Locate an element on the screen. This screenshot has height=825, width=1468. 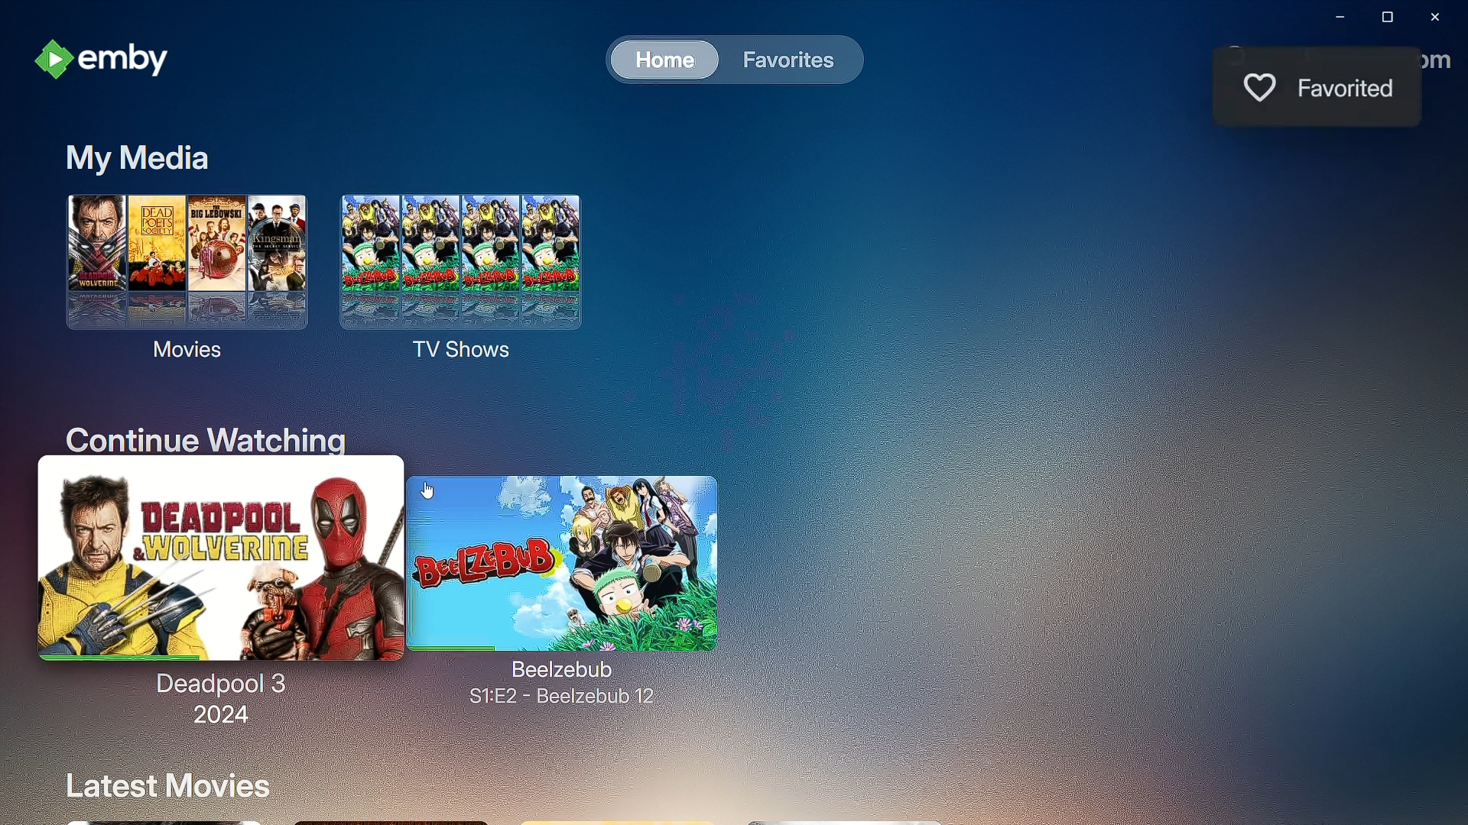
2024 is located at coordinates (213, 713).